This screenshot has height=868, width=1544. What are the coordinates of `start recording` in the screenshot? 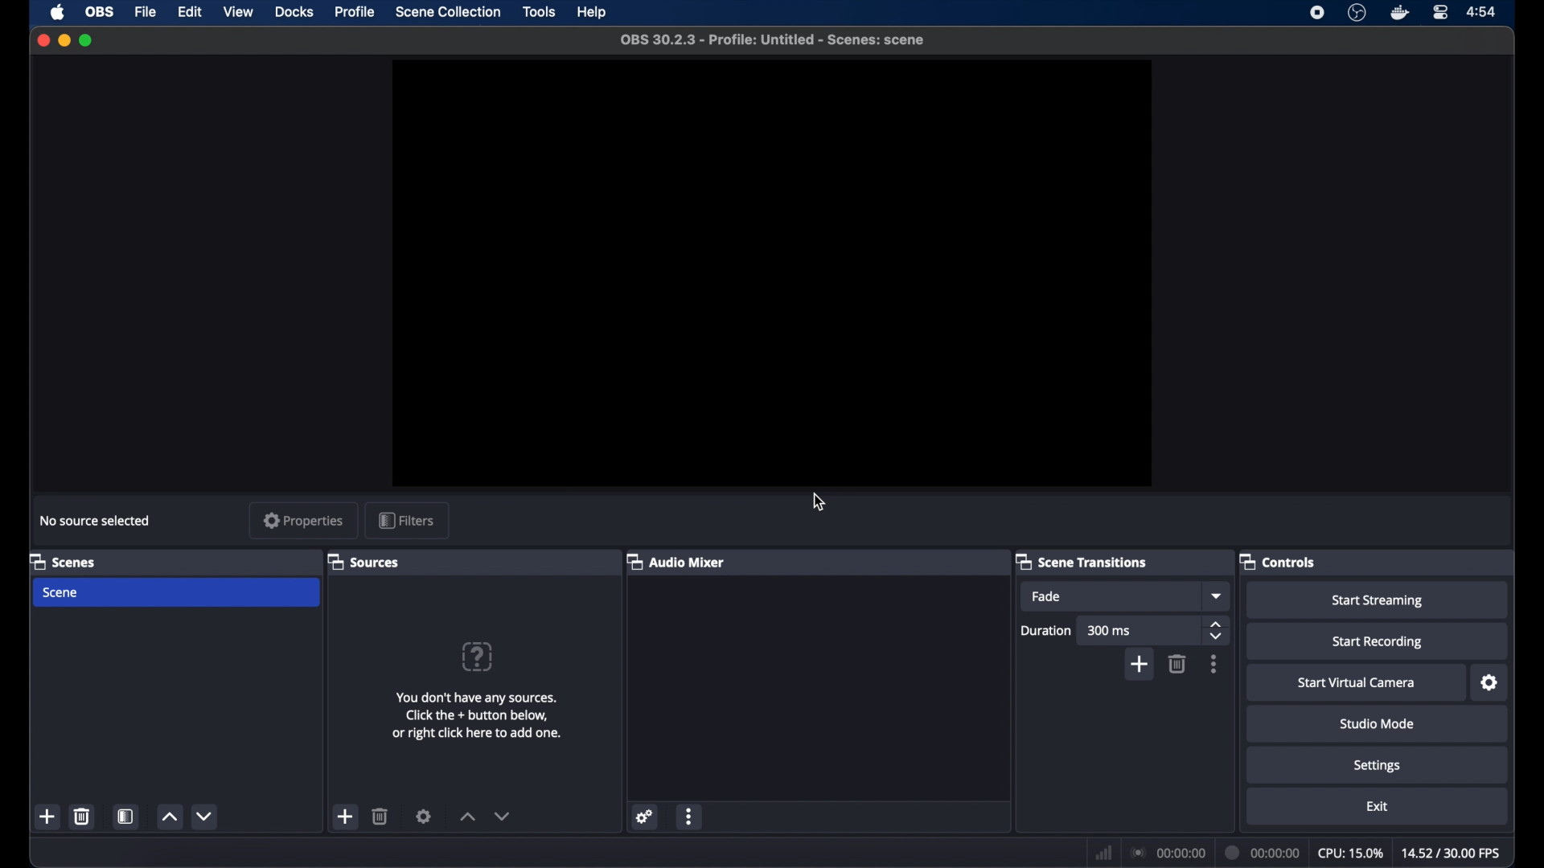 It's located at (1382, 640).